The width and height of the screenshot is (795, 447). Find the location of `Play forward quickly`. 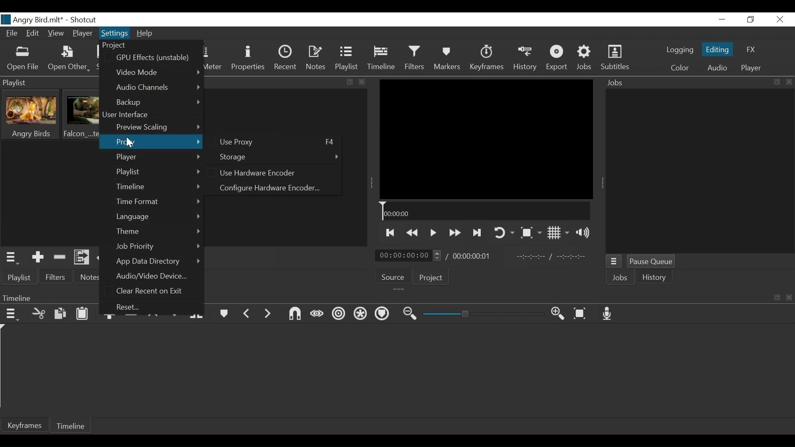

Play forward quickly is located at coordinates (454, 233).